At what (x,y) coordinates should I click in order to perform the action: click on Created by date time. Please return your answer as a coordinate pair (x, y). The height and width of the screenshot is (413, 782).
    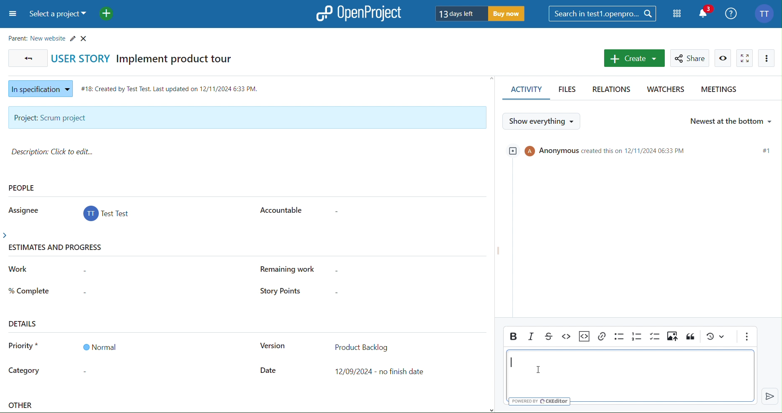
    Looking at the image, I should click on (172, 87).